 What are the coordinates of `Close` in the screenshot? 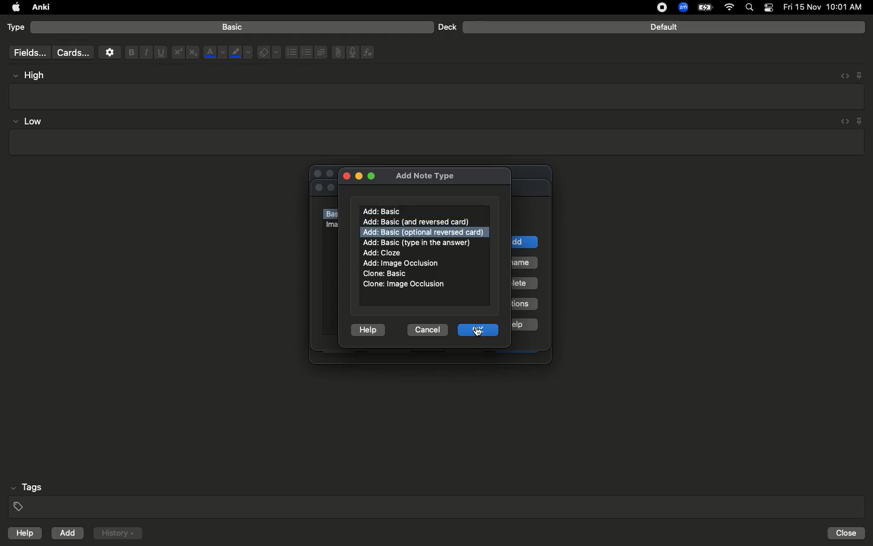 It's located at (848, 533).